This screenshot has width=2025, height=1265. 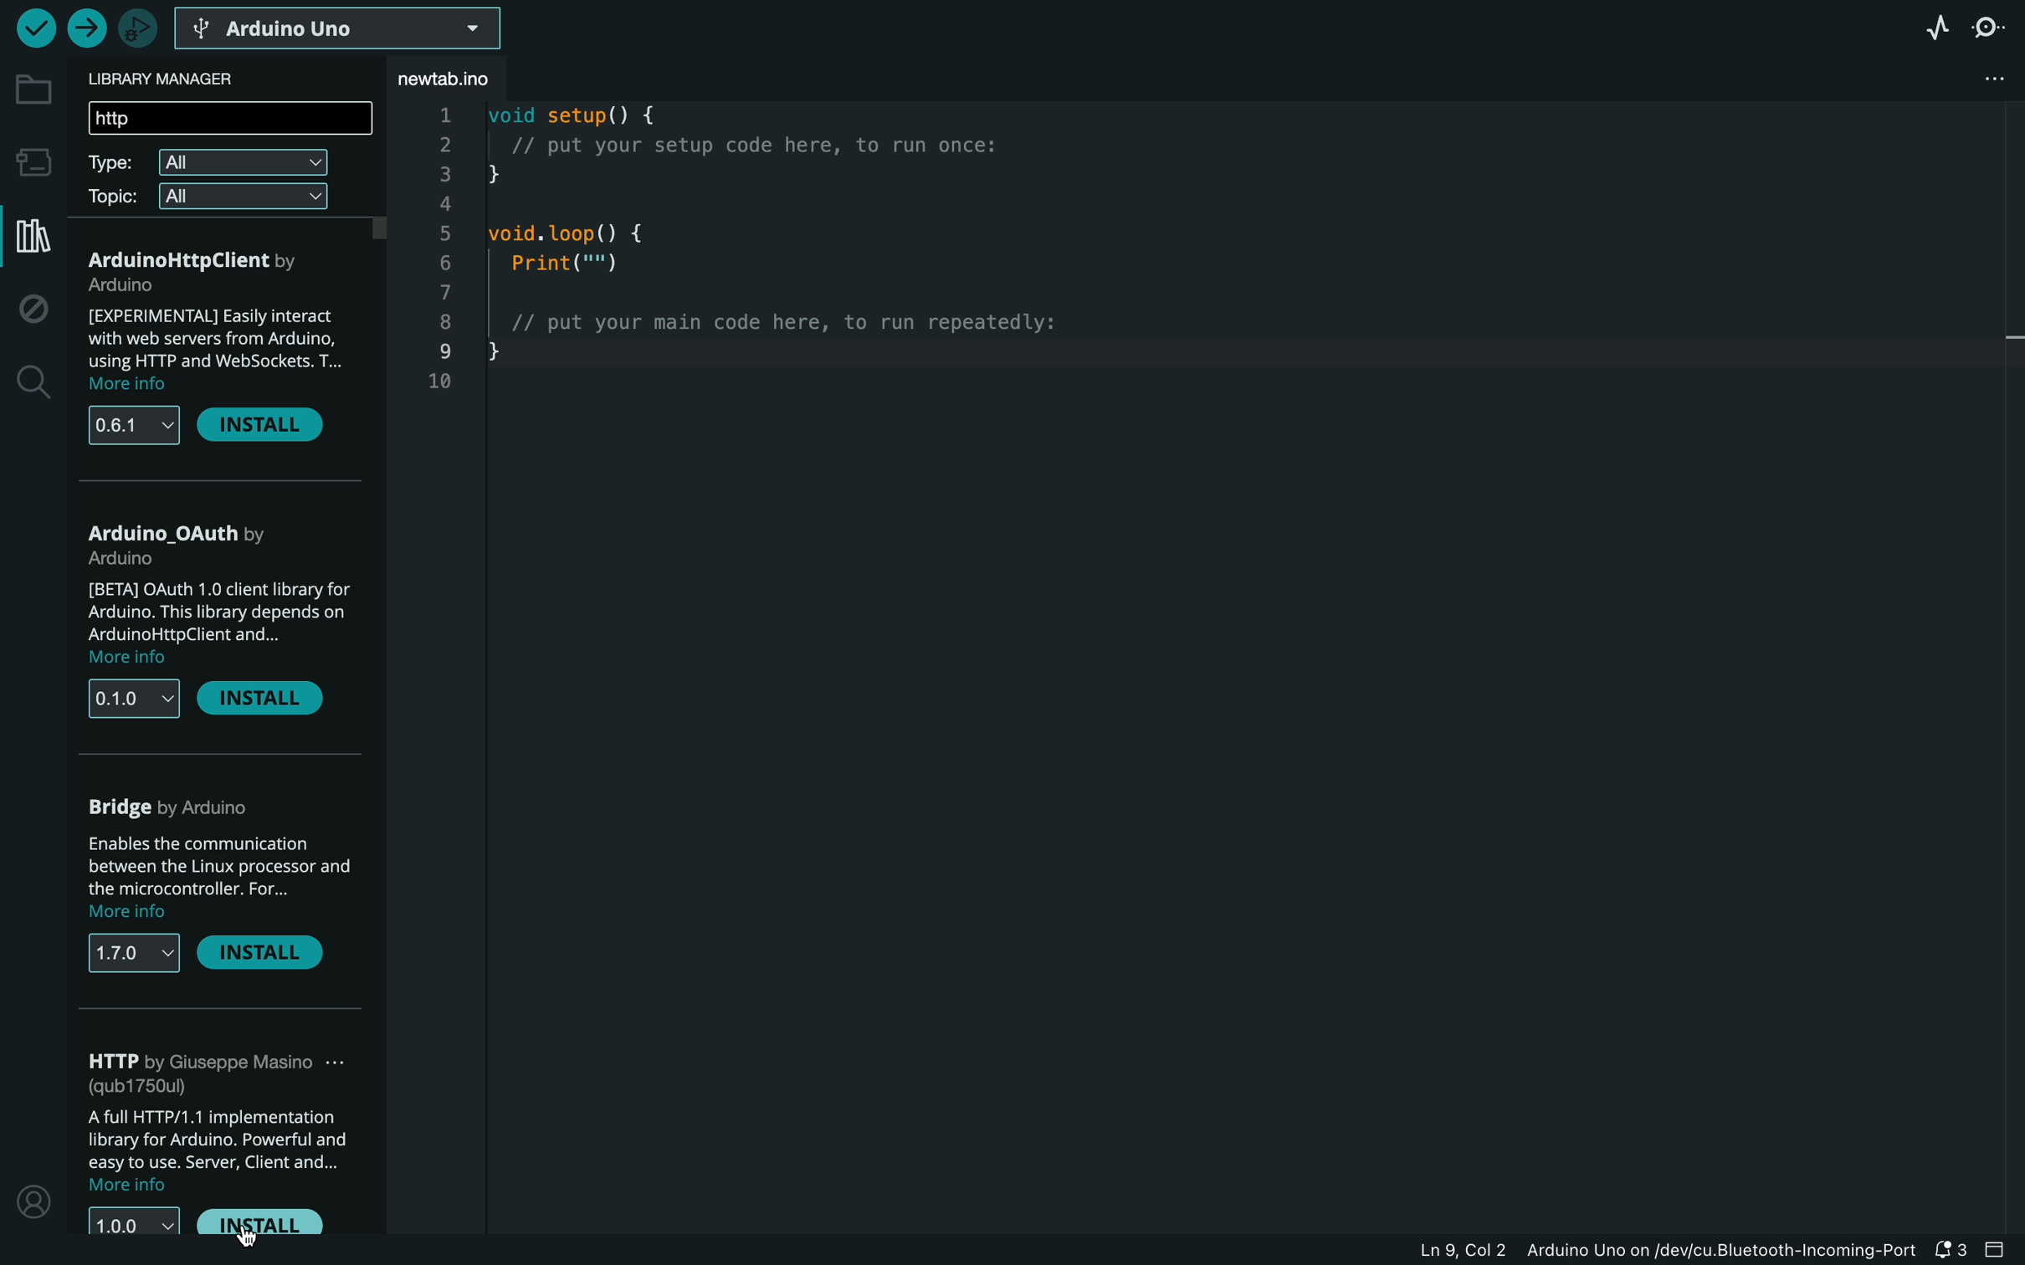 What do you see at coordinates (31, 90) in the screenshot?
I see `folder` at bounding box center [31, 90].